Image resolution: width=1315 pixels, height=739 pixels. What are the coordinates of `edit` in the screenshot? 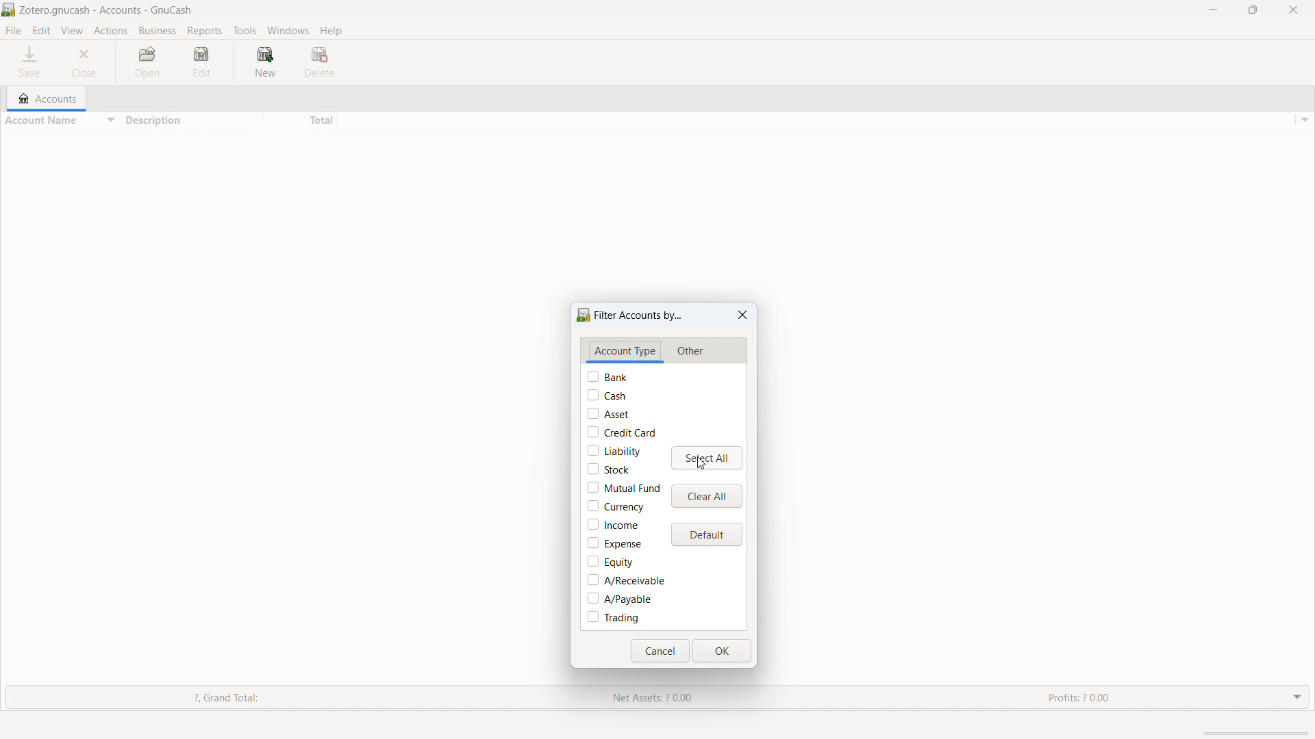 It's located at (203, 62).